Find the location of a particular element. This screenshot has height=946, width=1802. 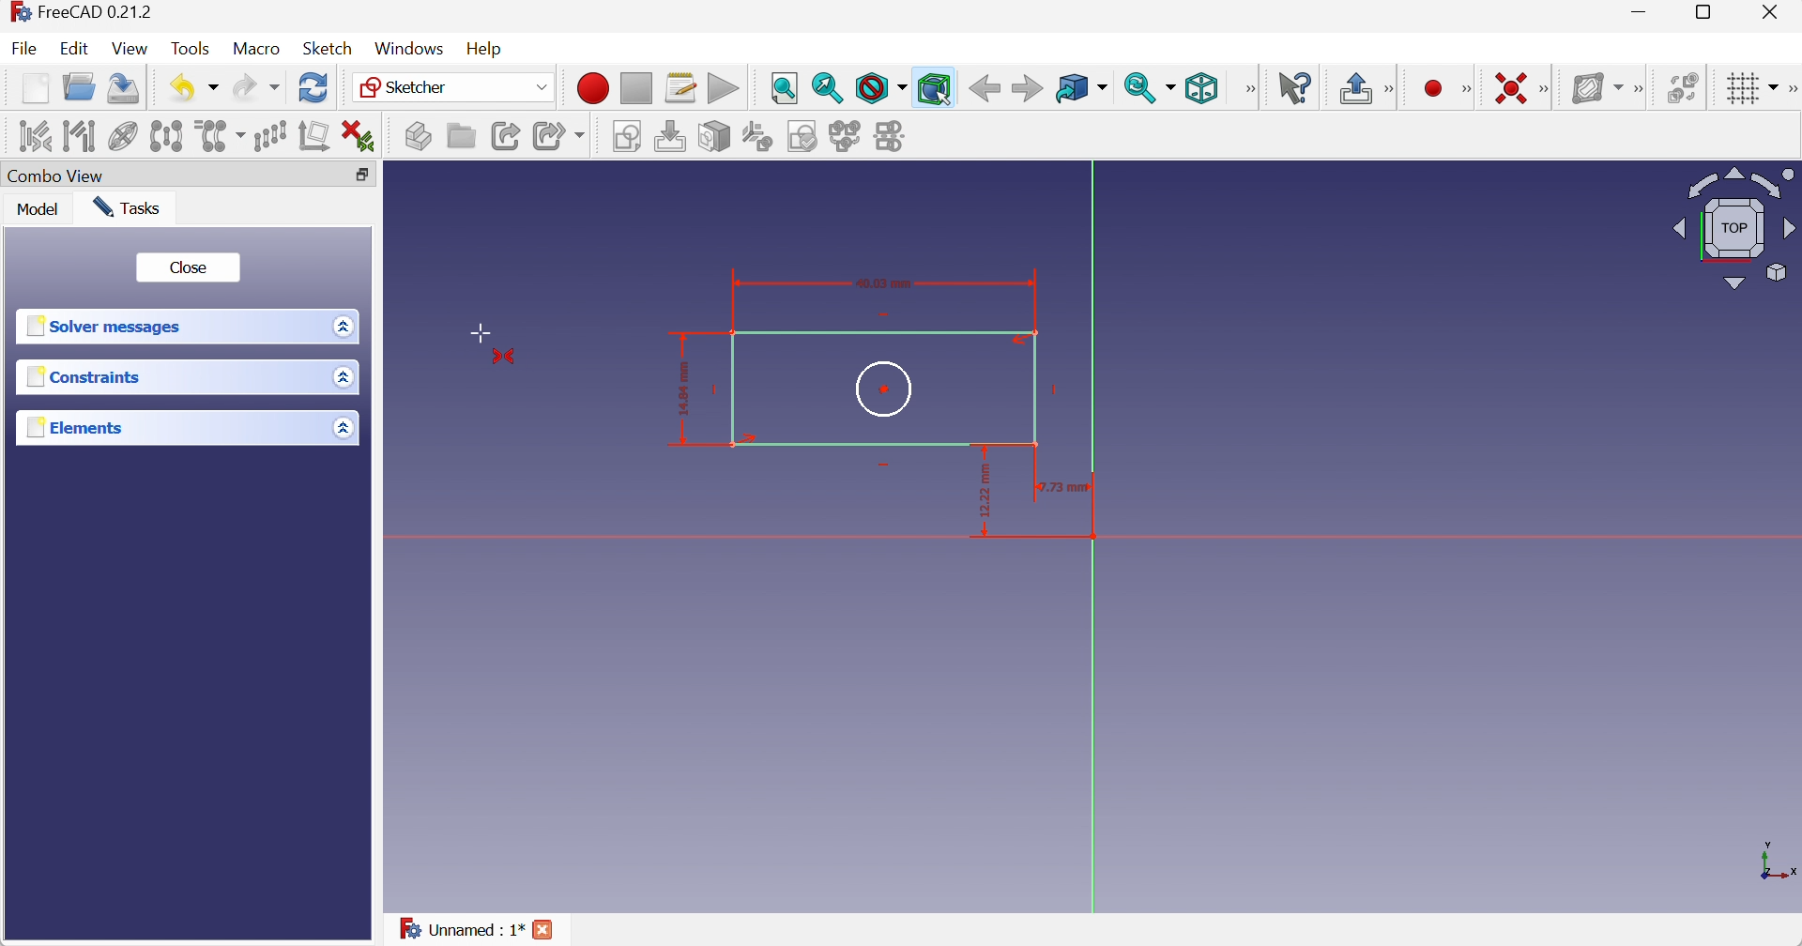

[Sketcher constraints] is located at coordinates (1549, 88).